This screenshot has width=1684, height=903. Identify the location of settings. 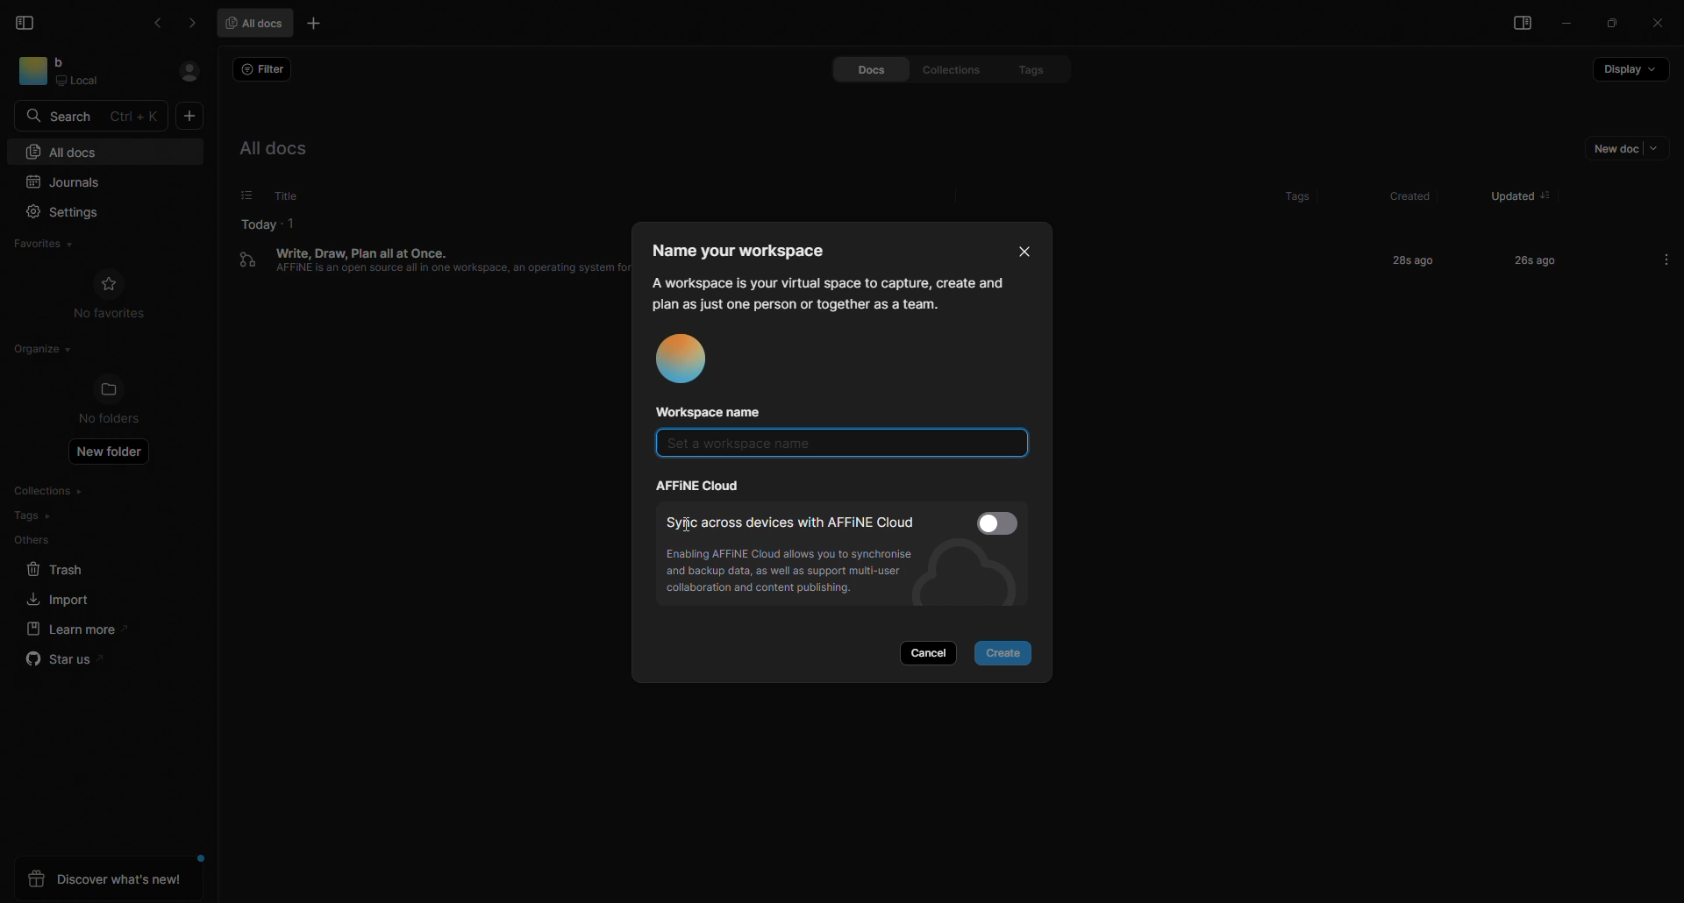
(68, 210).